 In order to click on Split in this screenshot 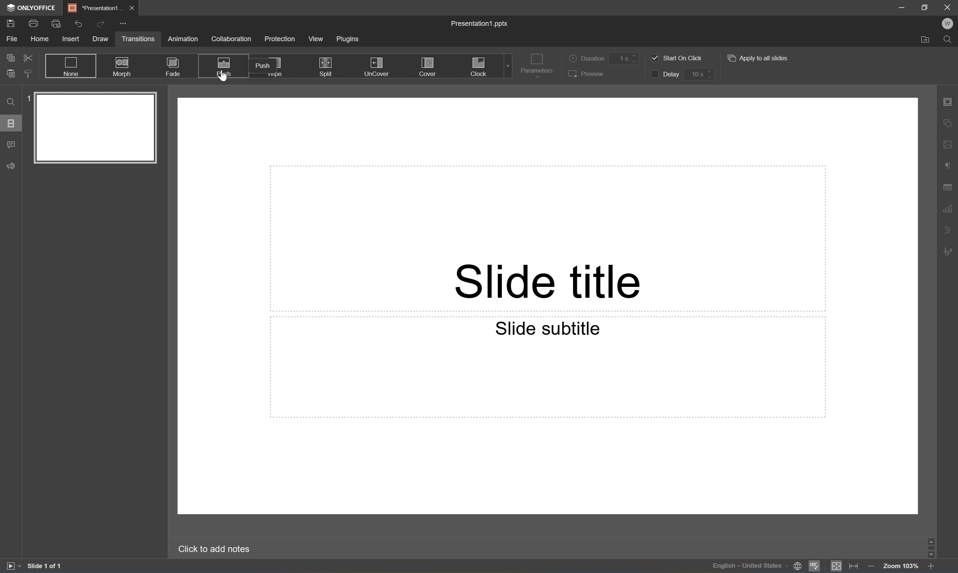, I will do `click(326, 64)`.